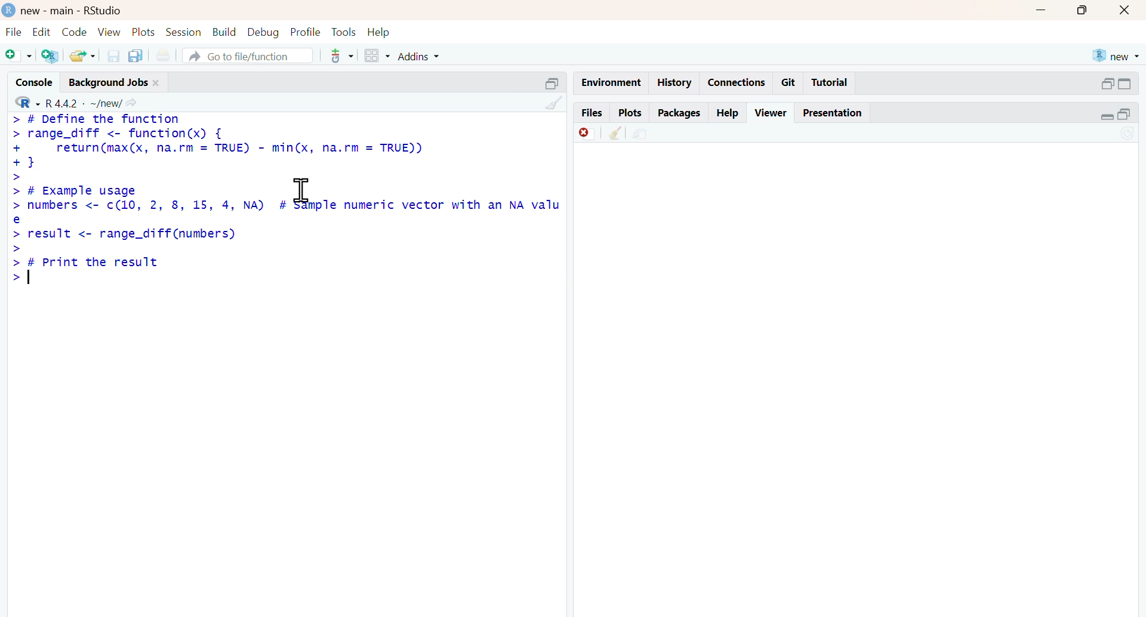 The height and width of the screenshot is (617, 1146). Describe the element at coordinates (184, 33) in the screenshot. I see `session` at that location.